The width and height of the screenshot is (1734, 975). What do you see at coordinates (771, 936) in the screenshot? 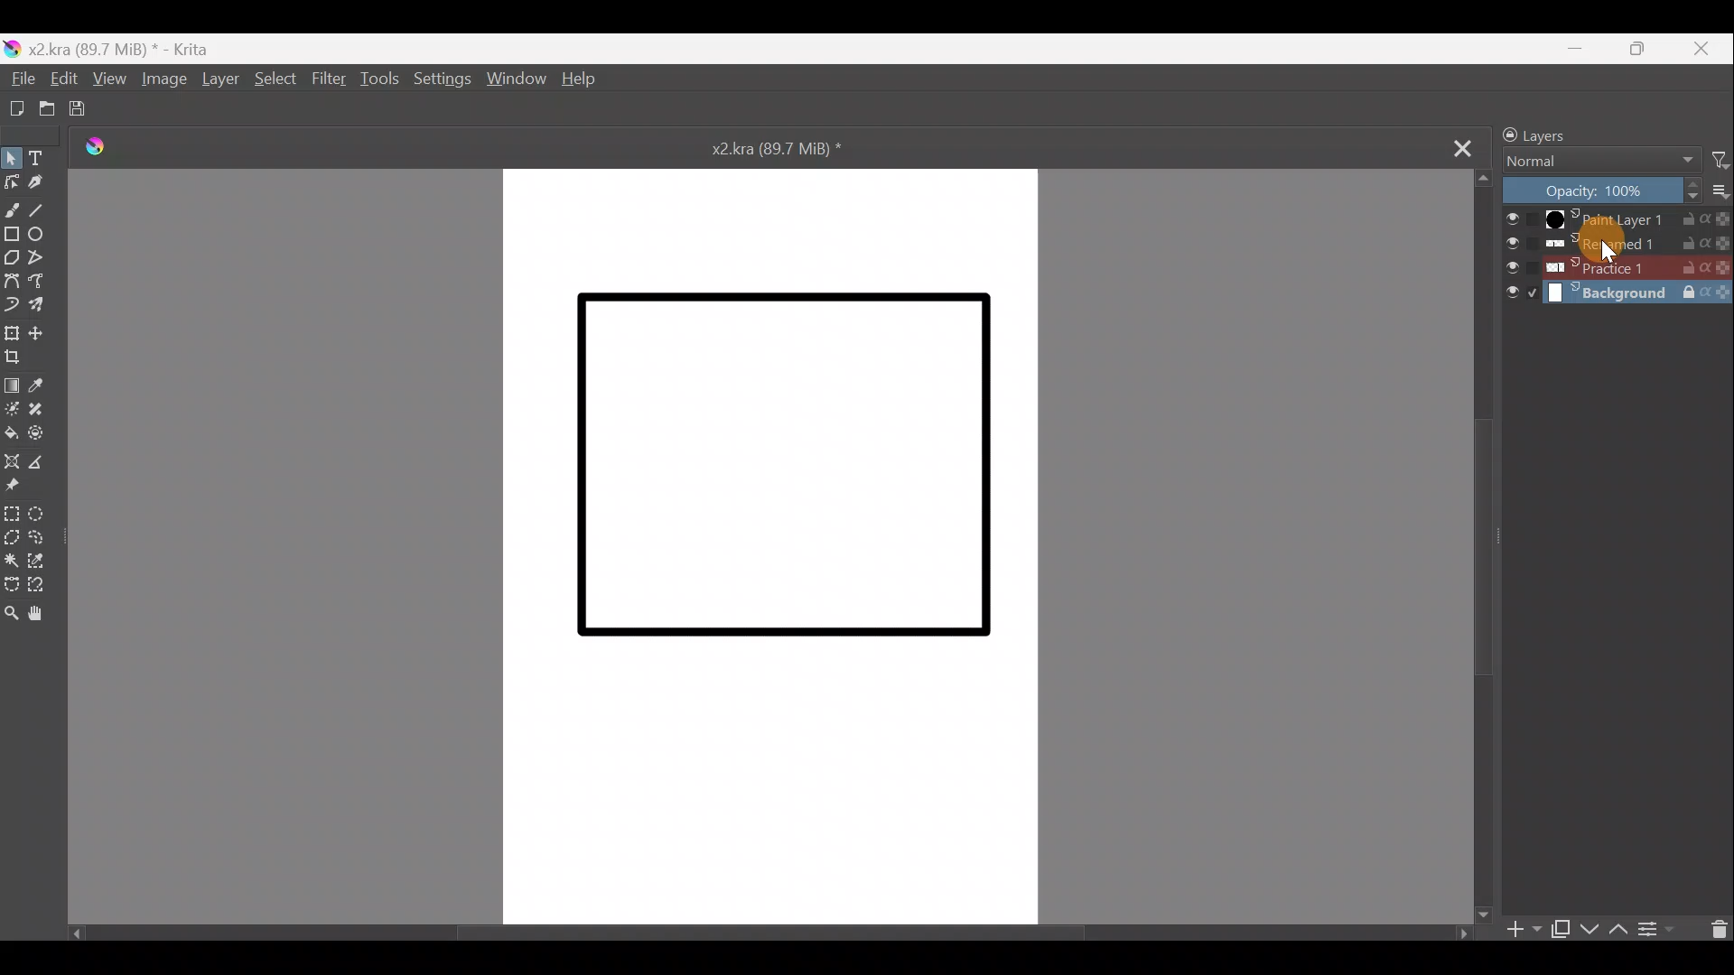
I see `Scroll bar` at bounding box center [771, 936].